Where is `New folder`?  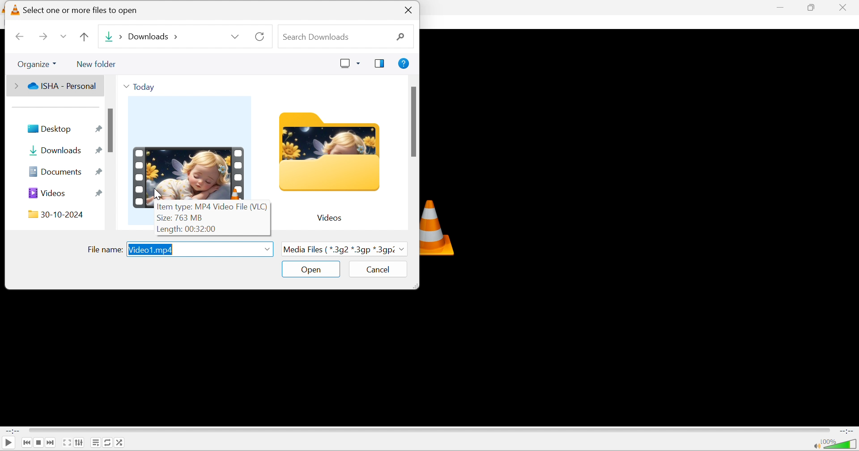
New folder is located at coordinates (98, 65).